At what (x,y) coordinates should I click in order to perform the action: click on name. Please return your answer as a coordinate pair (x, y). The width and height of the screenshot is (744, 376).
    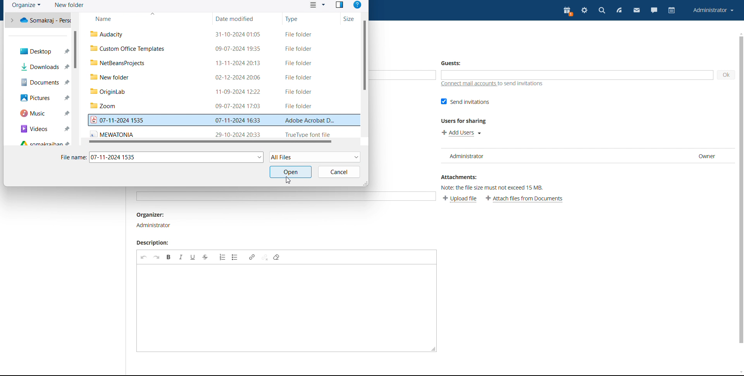
    Looking at the image, I should click on (145, 18).